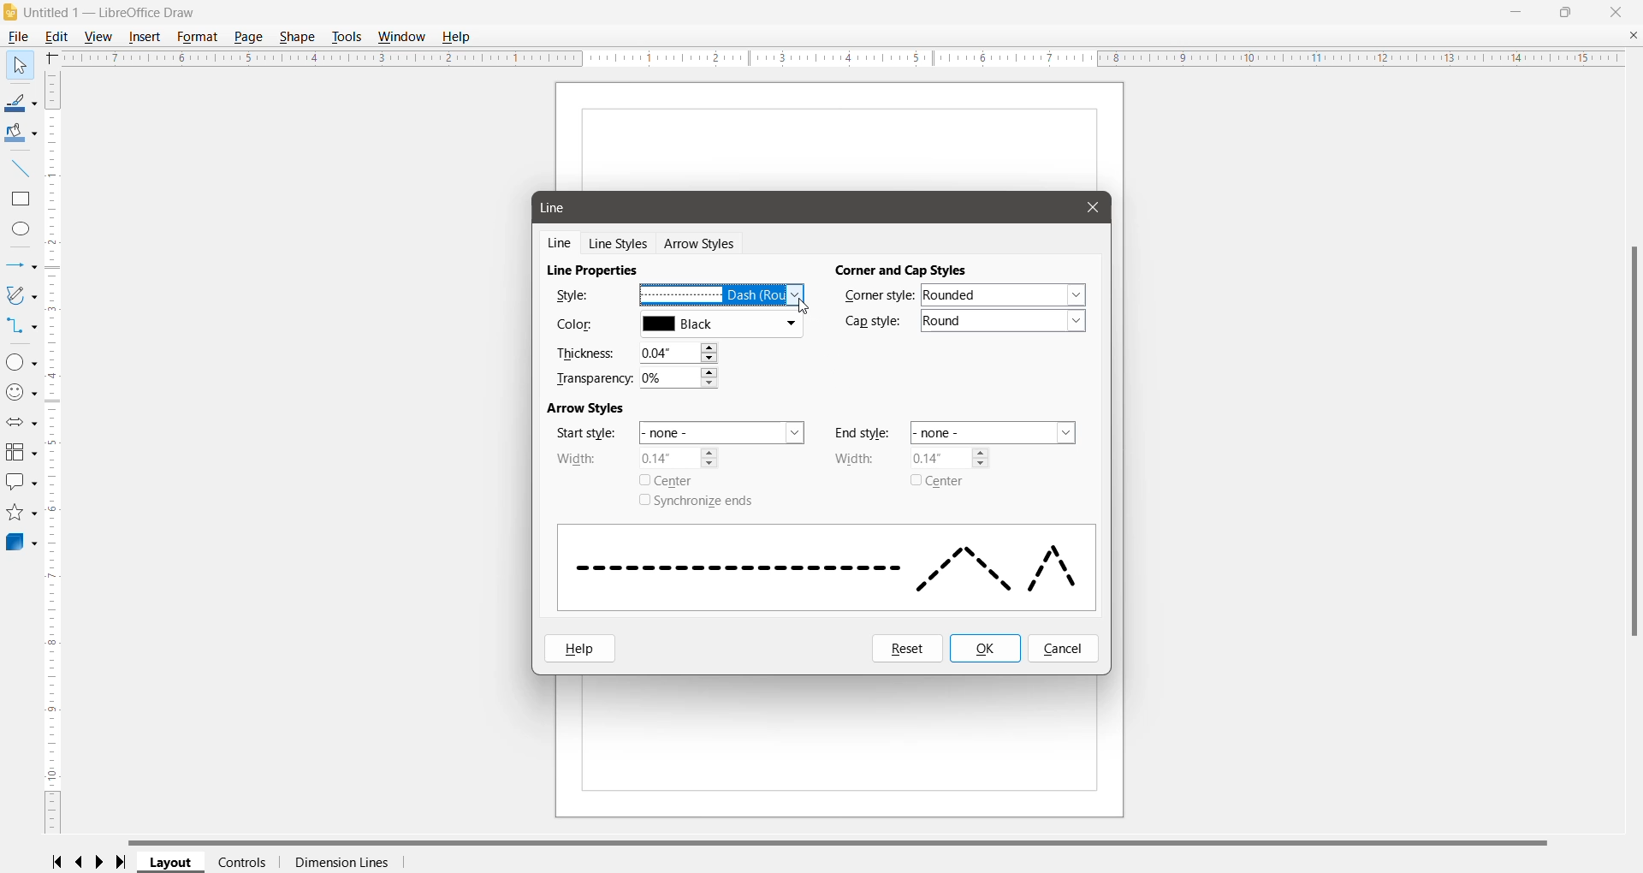 The image size is (1643, 873). What do you see at coordinates (21, 394) in the screenshot?
I see `Symbol Shapes` at bounding box center [21, 394].